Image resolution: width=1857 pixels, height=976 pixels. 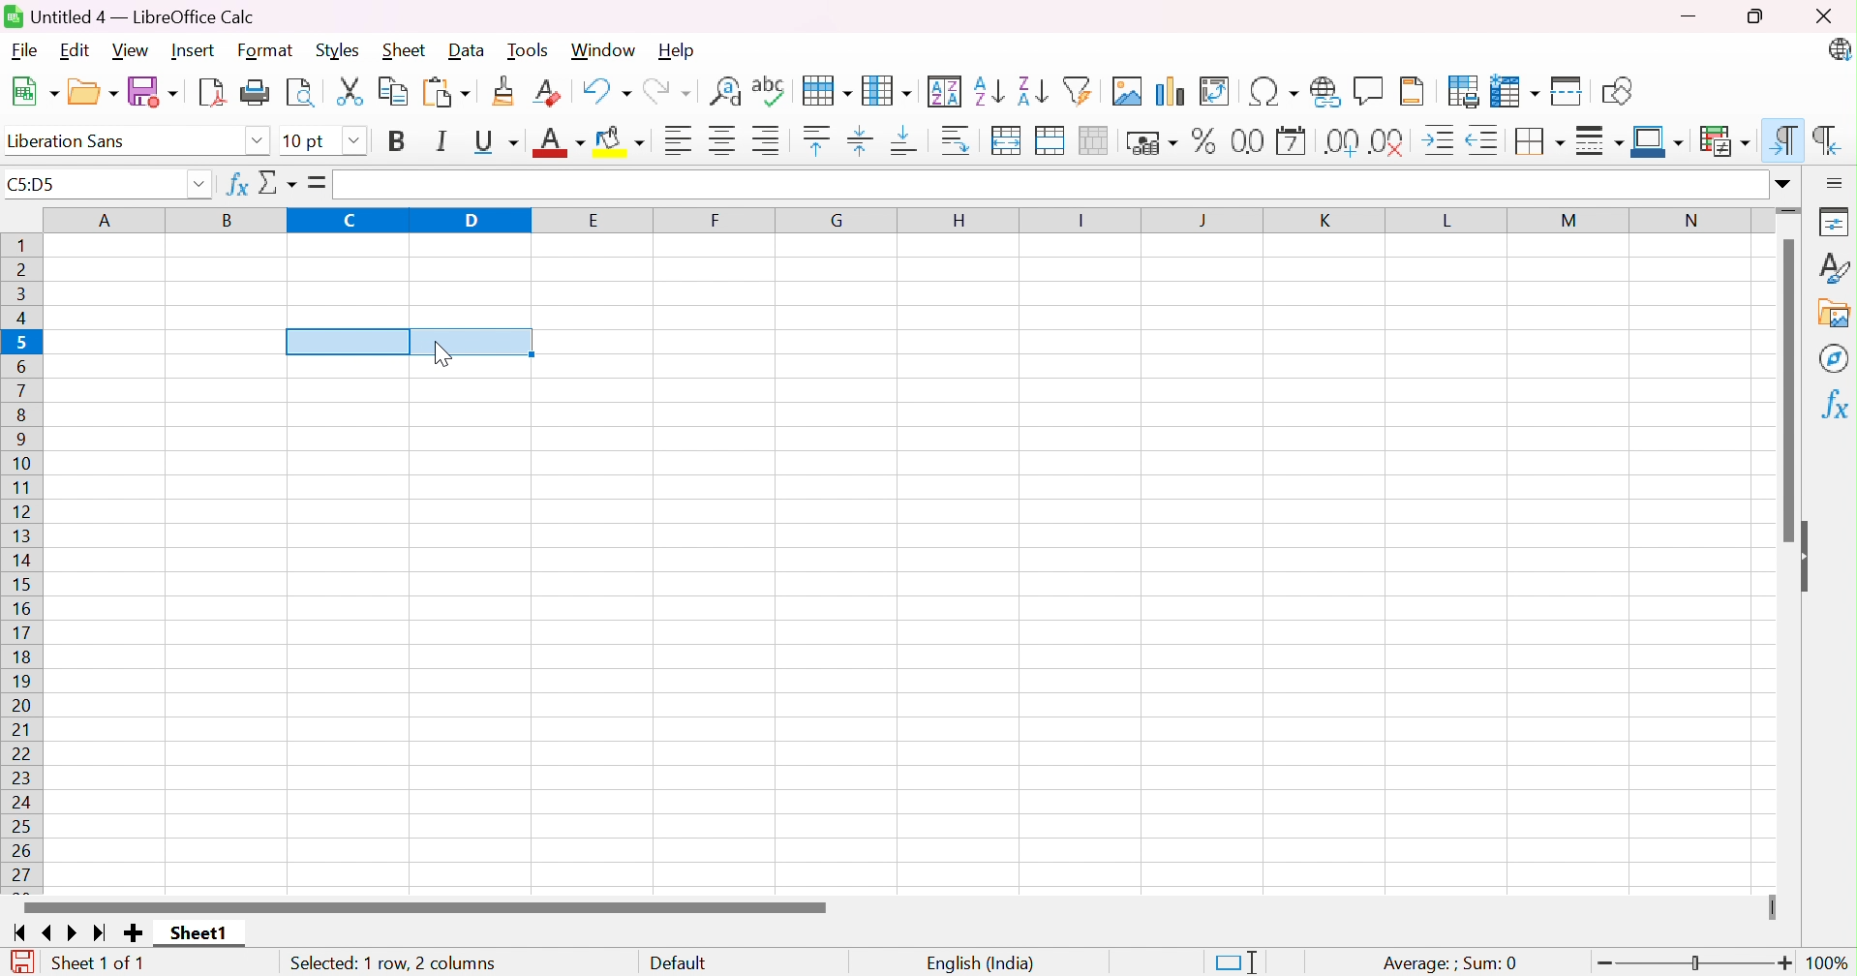 What do you see at coordinates (505, 91) in the screenshot?
I see `Clone Formatting` at bounding box center [505, 91].